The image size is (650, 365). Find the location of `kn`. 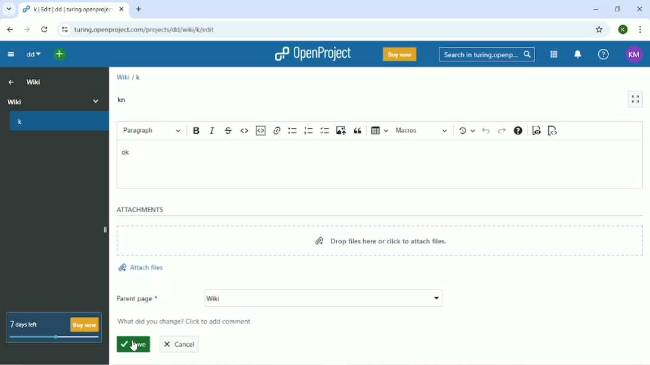

kn is located at coordinates (121, 100).